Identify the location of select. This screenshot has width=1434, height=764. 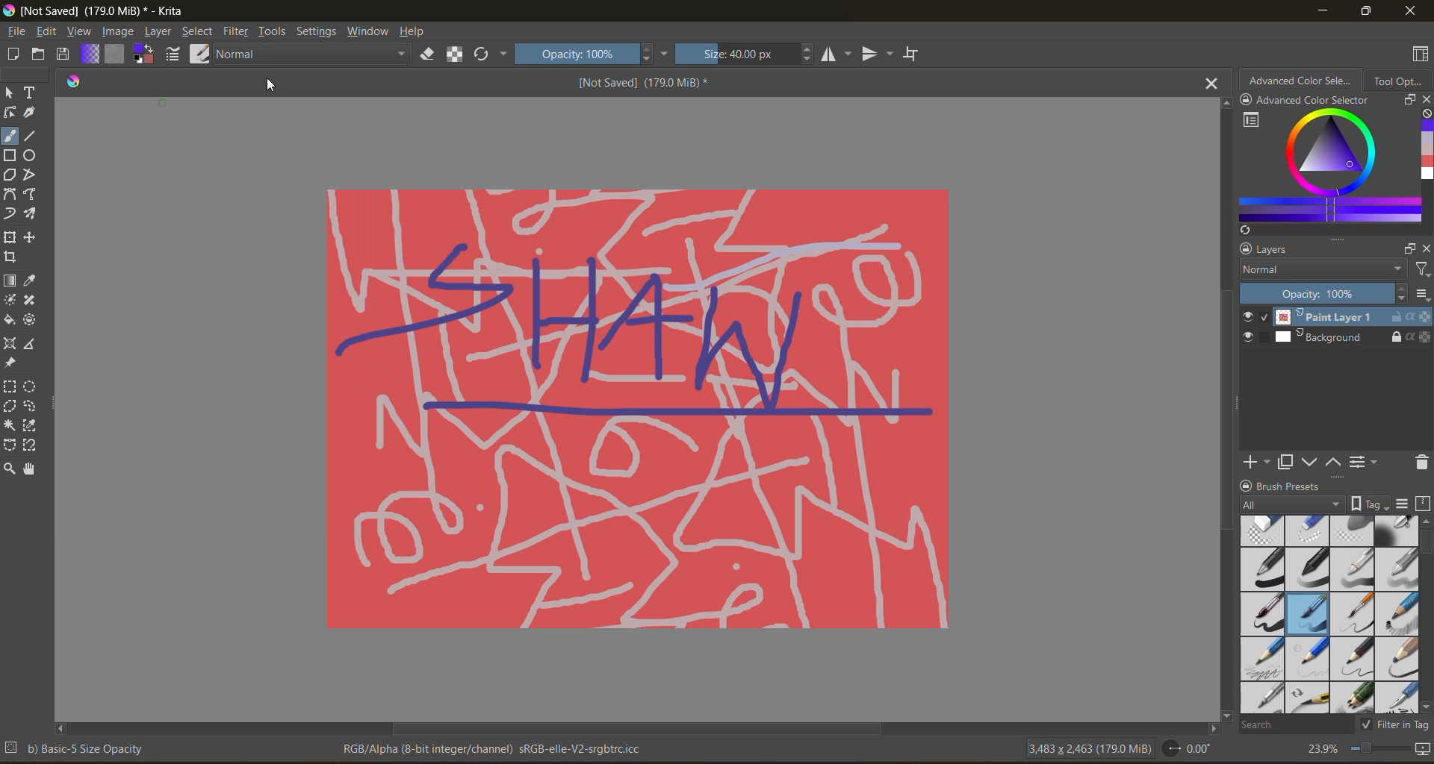
(197, 31).